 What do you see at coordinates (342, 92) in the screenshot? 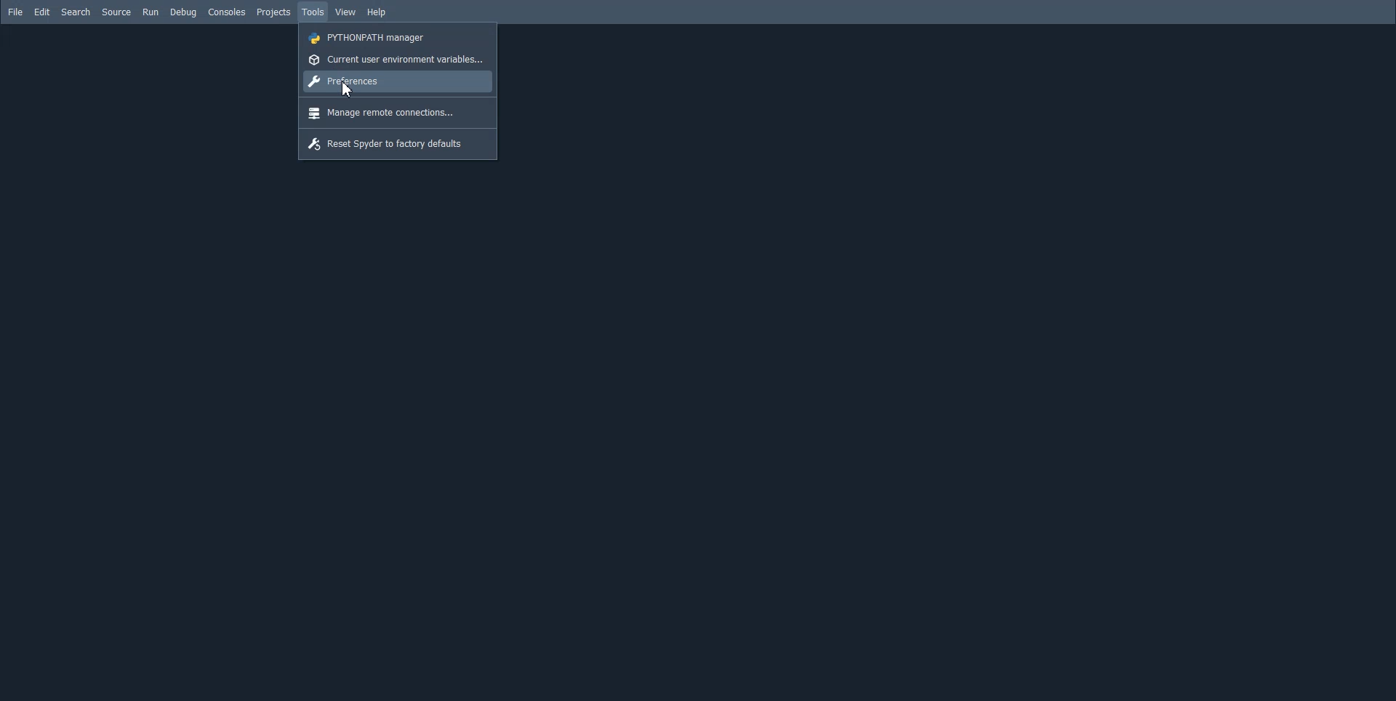
I see `Cursor on Preferences` at bounding box center [342, 92].